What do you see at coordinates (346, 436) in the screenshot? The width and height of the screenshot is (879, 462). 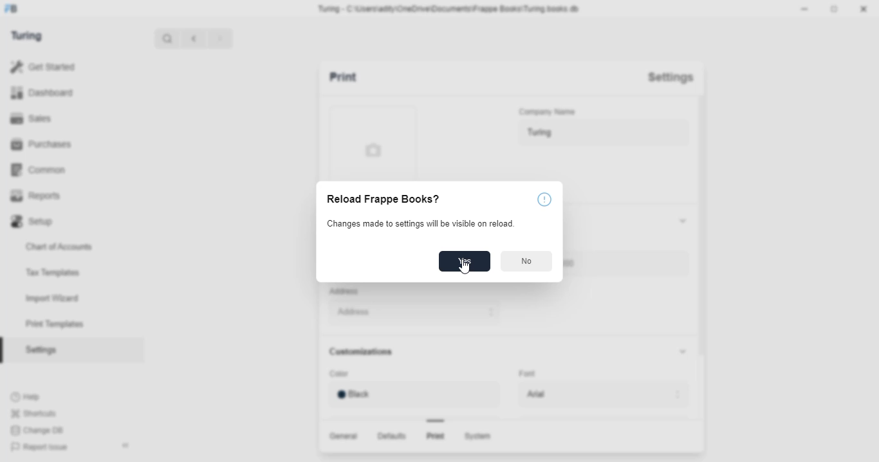 I see `General` at bounding box center [346, 436].